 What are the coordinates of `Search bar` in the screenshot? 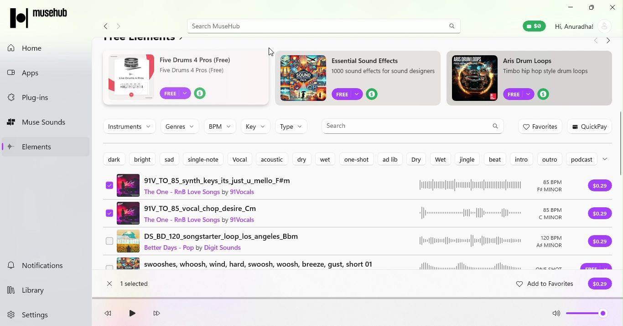 It's located at (403, 125).